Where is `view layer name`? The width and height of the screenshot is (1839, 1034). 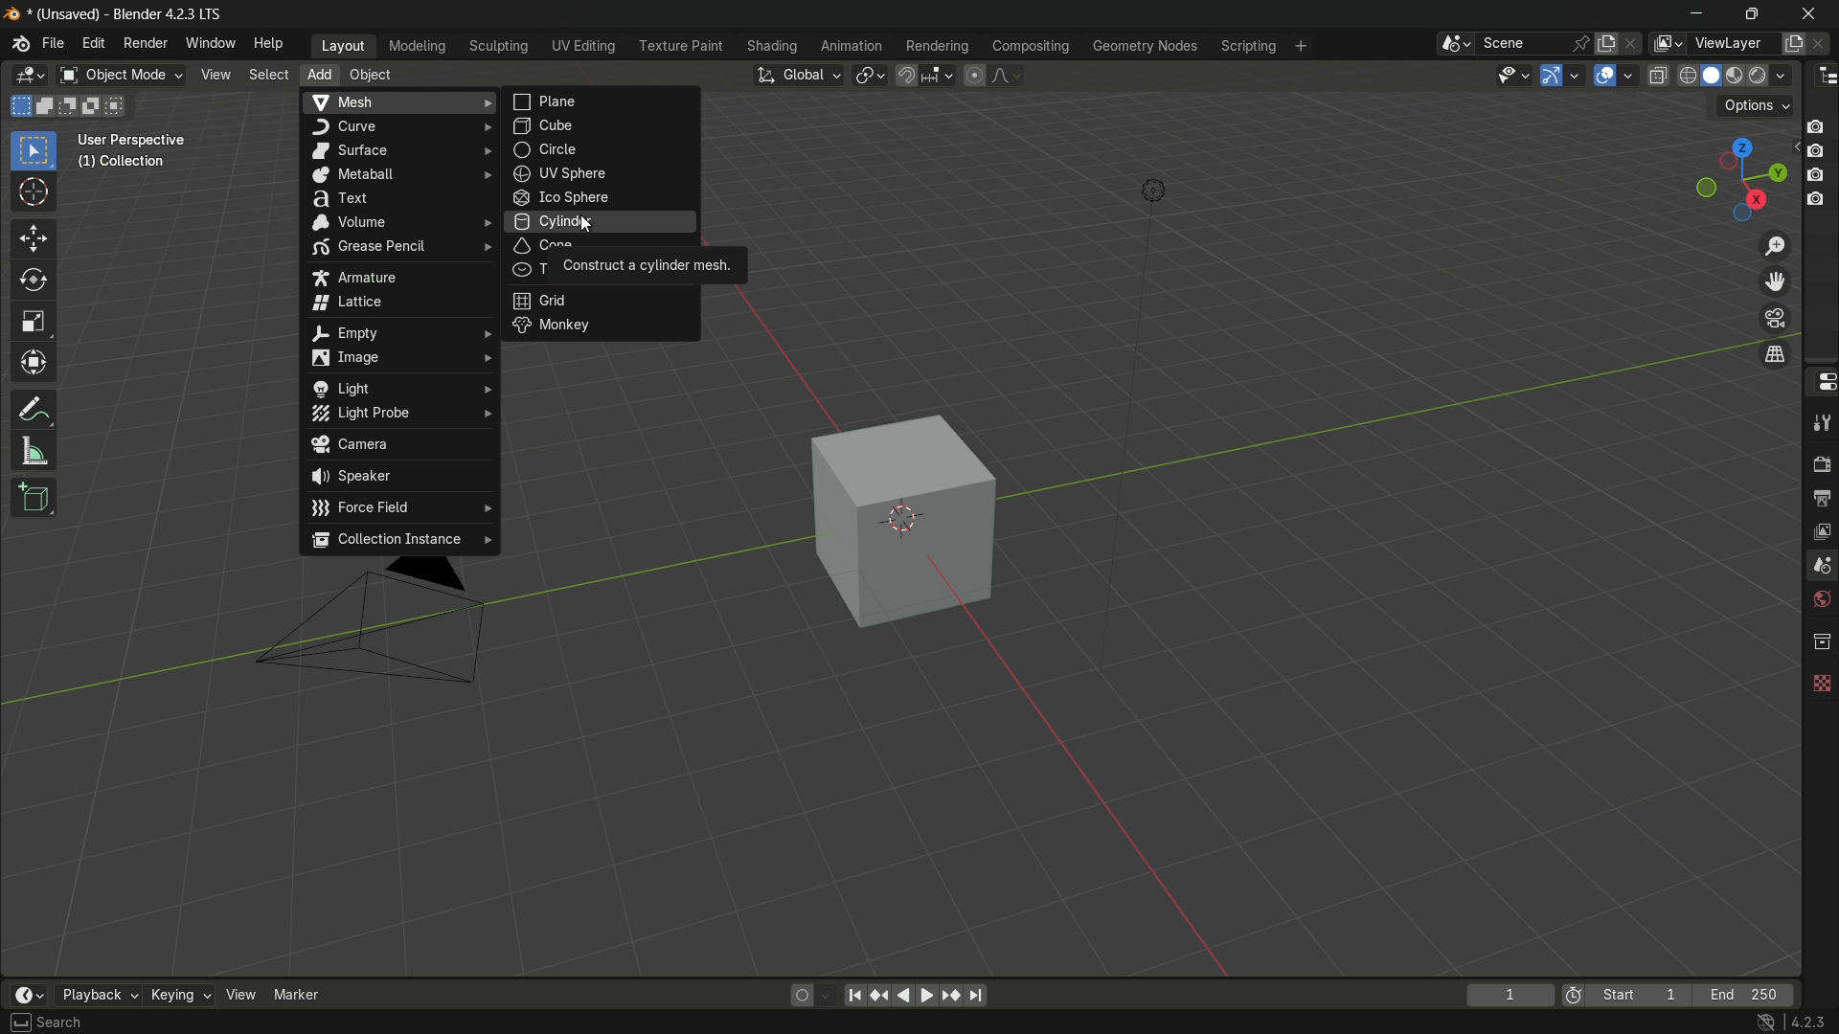 view layer name is located at coordinates (1733, 44).